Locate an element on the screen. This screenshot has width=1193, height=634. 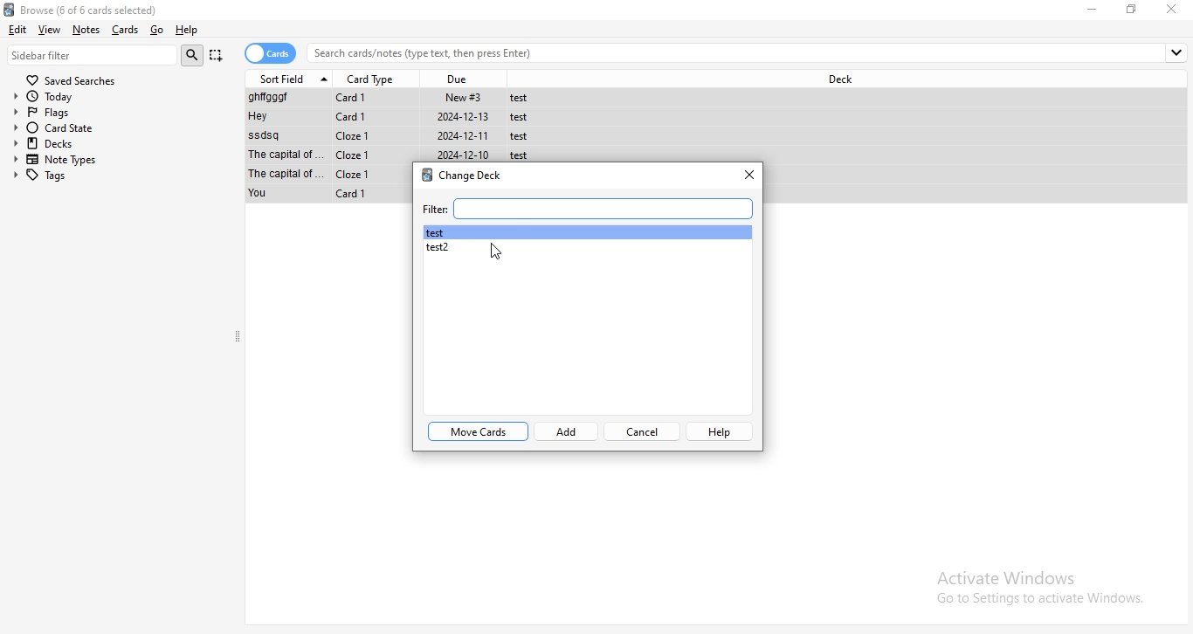
filter is located at coordinates (585, 208).